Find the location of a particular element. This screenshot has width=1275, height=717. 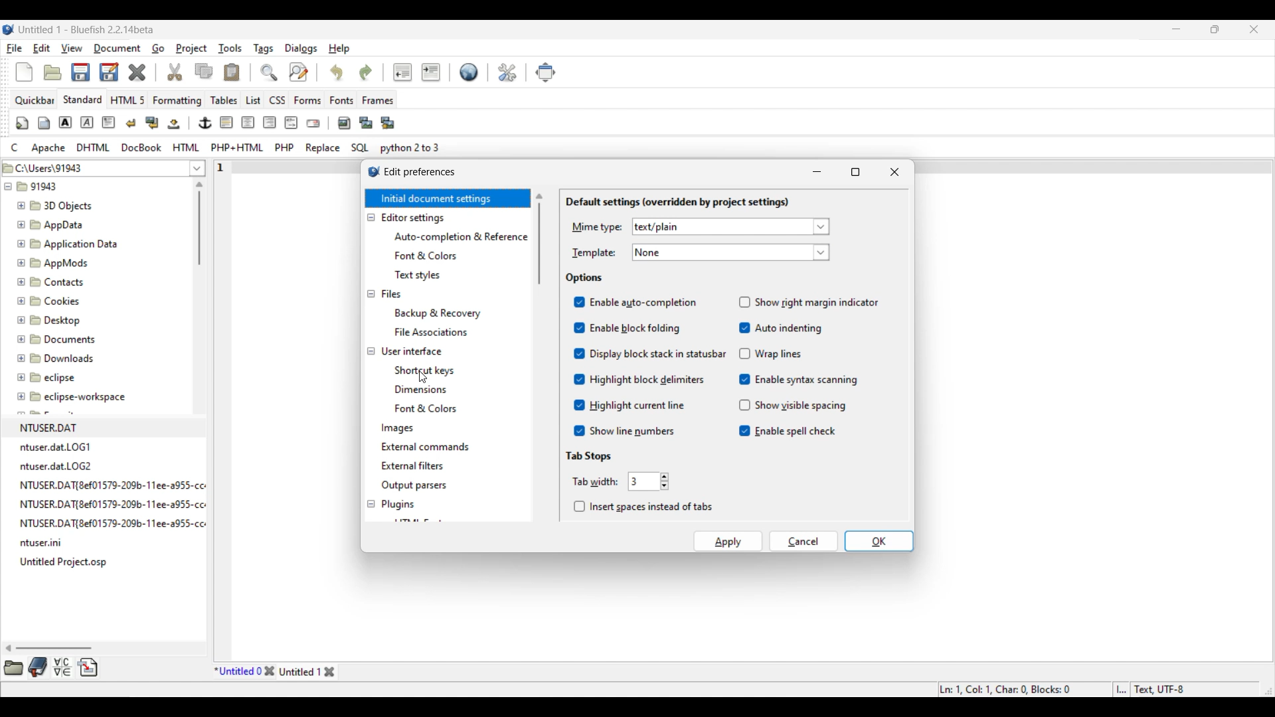

display block stack in statusbar is located at coordinates (648, 353).